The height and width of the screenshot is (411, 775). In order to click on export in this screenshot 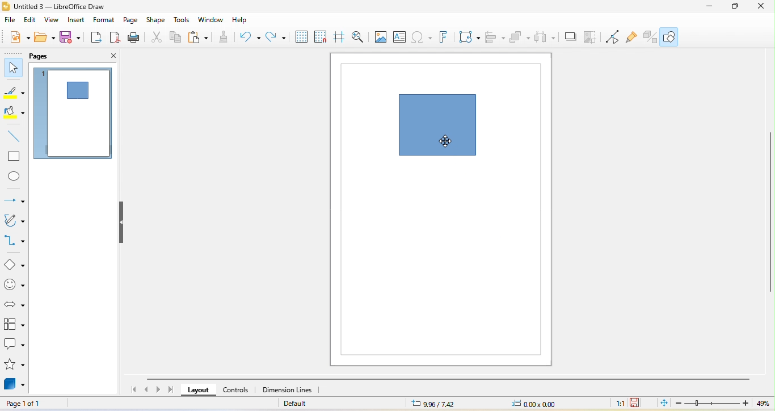, I will do `click(94, 39)`.